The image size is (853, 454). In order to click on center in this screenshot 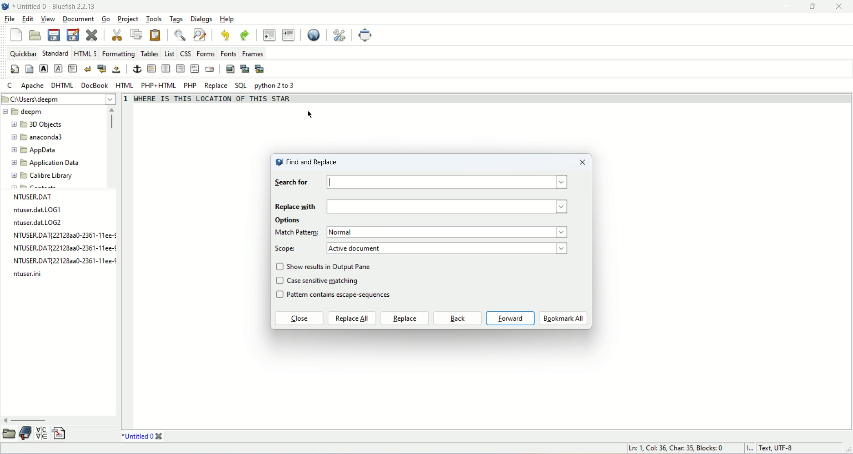, I will do `click(166, 69)`.